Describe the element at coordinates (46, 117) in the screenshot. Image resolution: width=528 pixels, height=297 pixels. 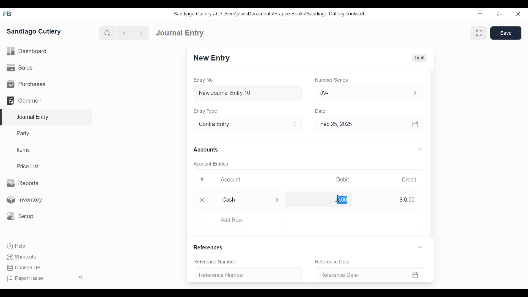
I see `Journal Entry` at that location.